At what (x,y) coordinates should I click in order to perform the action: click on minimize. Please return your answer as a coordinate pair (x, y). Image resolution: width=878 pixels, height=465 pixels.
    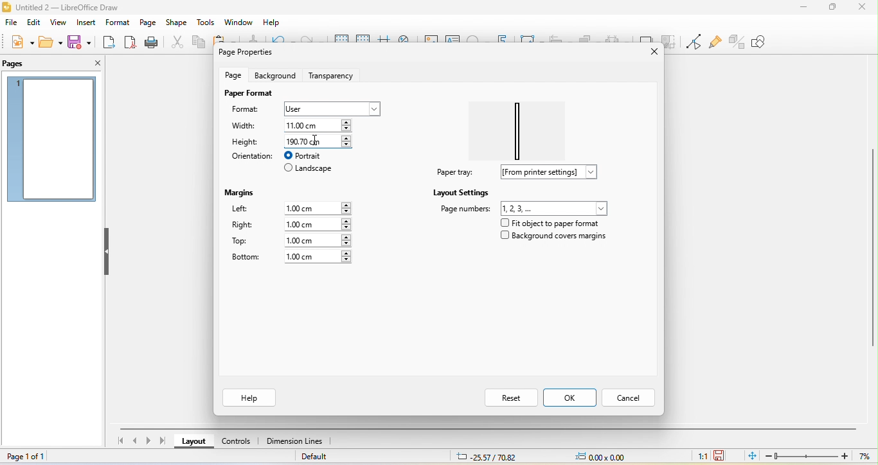
    Looking at the image, I should click on (804, 6).